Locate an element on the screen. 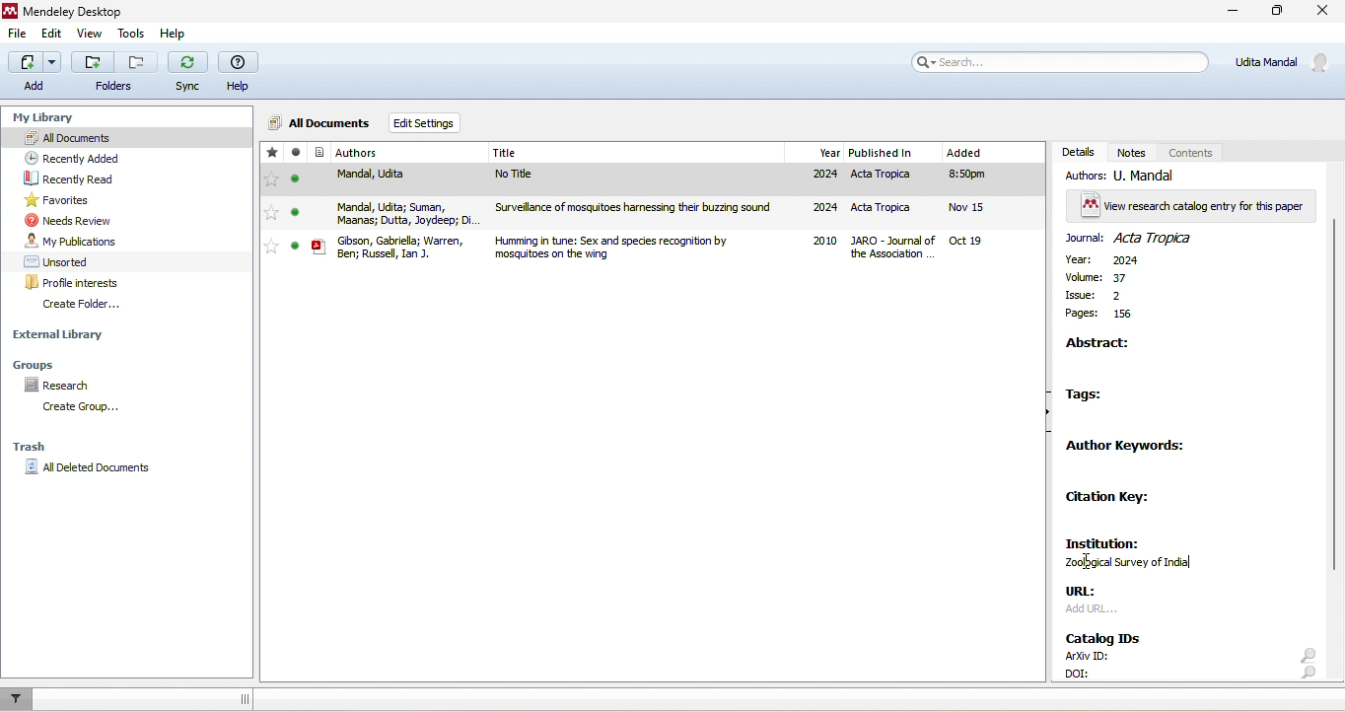 This screenshot has width=1345, height=712. no title is located at coordinates (637, 179).